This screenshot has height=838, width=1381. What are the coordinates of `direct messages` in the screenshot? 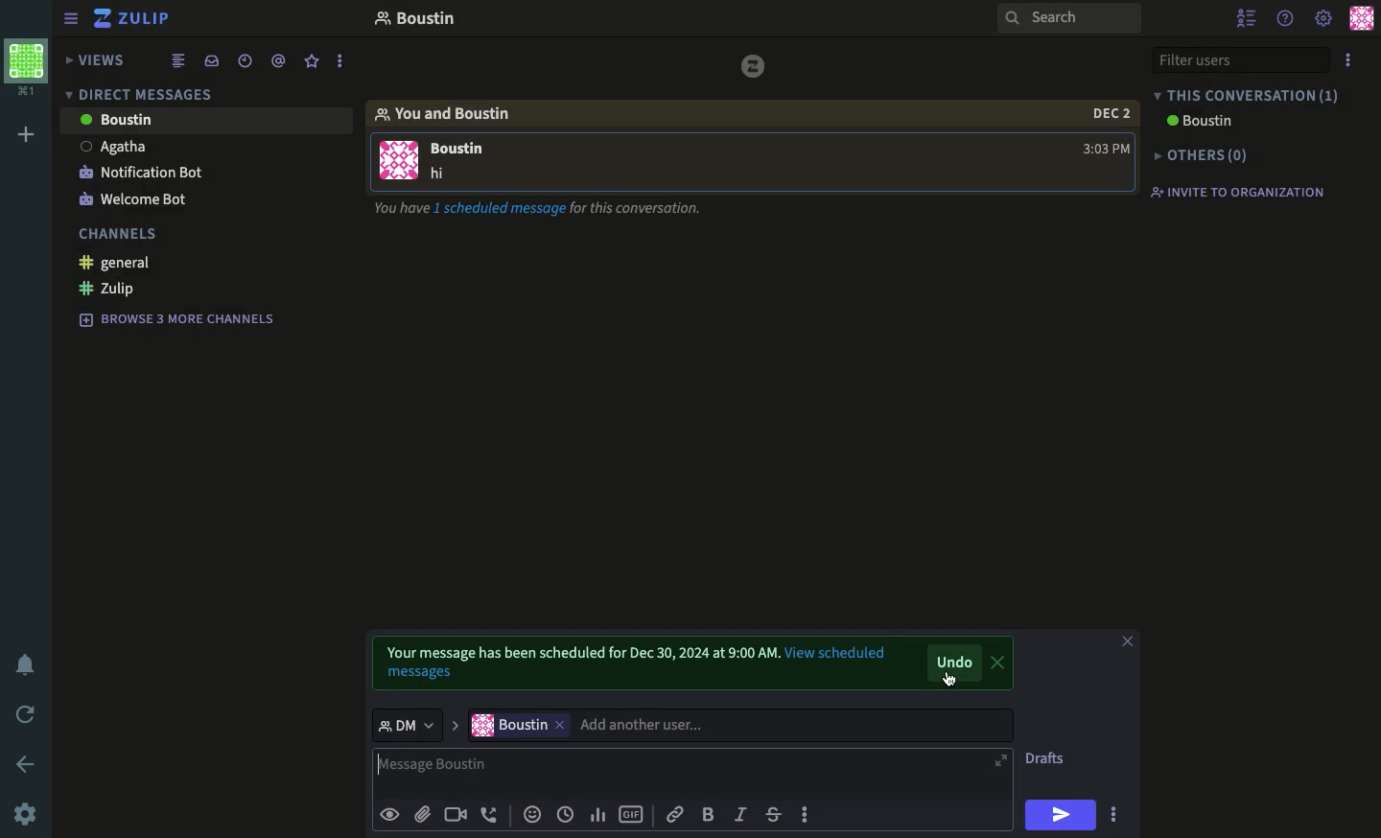 It's located at (154, 94).